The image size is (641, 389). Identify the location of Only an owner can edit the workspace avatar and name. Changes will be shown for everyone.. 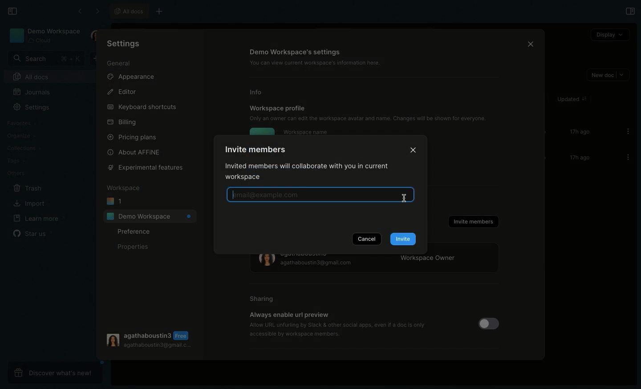
(373, 118).